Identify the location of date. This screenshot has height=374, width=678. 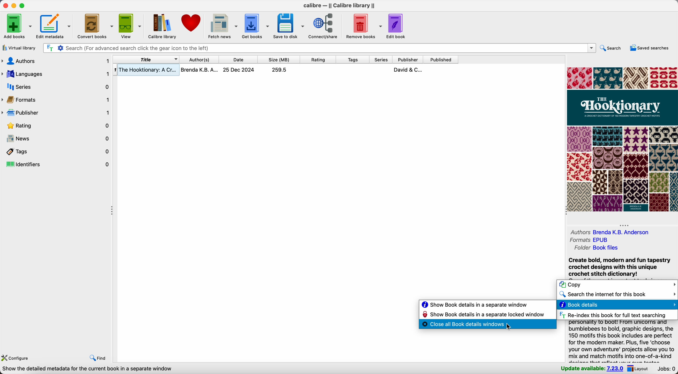
(238, 59).